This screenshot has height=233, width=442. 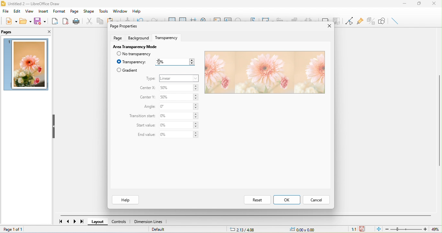 What do you see at coordinates (123, 26) in the screenshot?
I see `page properties` at bounding box center [123, 26].